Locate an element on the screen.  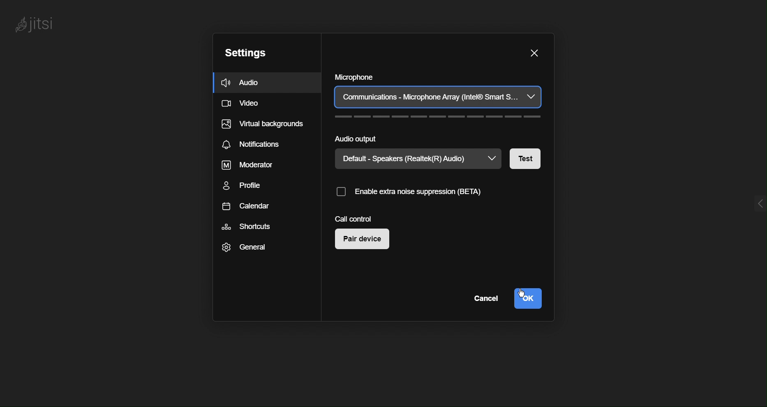
Pair device is located at coordinates (363, 240).